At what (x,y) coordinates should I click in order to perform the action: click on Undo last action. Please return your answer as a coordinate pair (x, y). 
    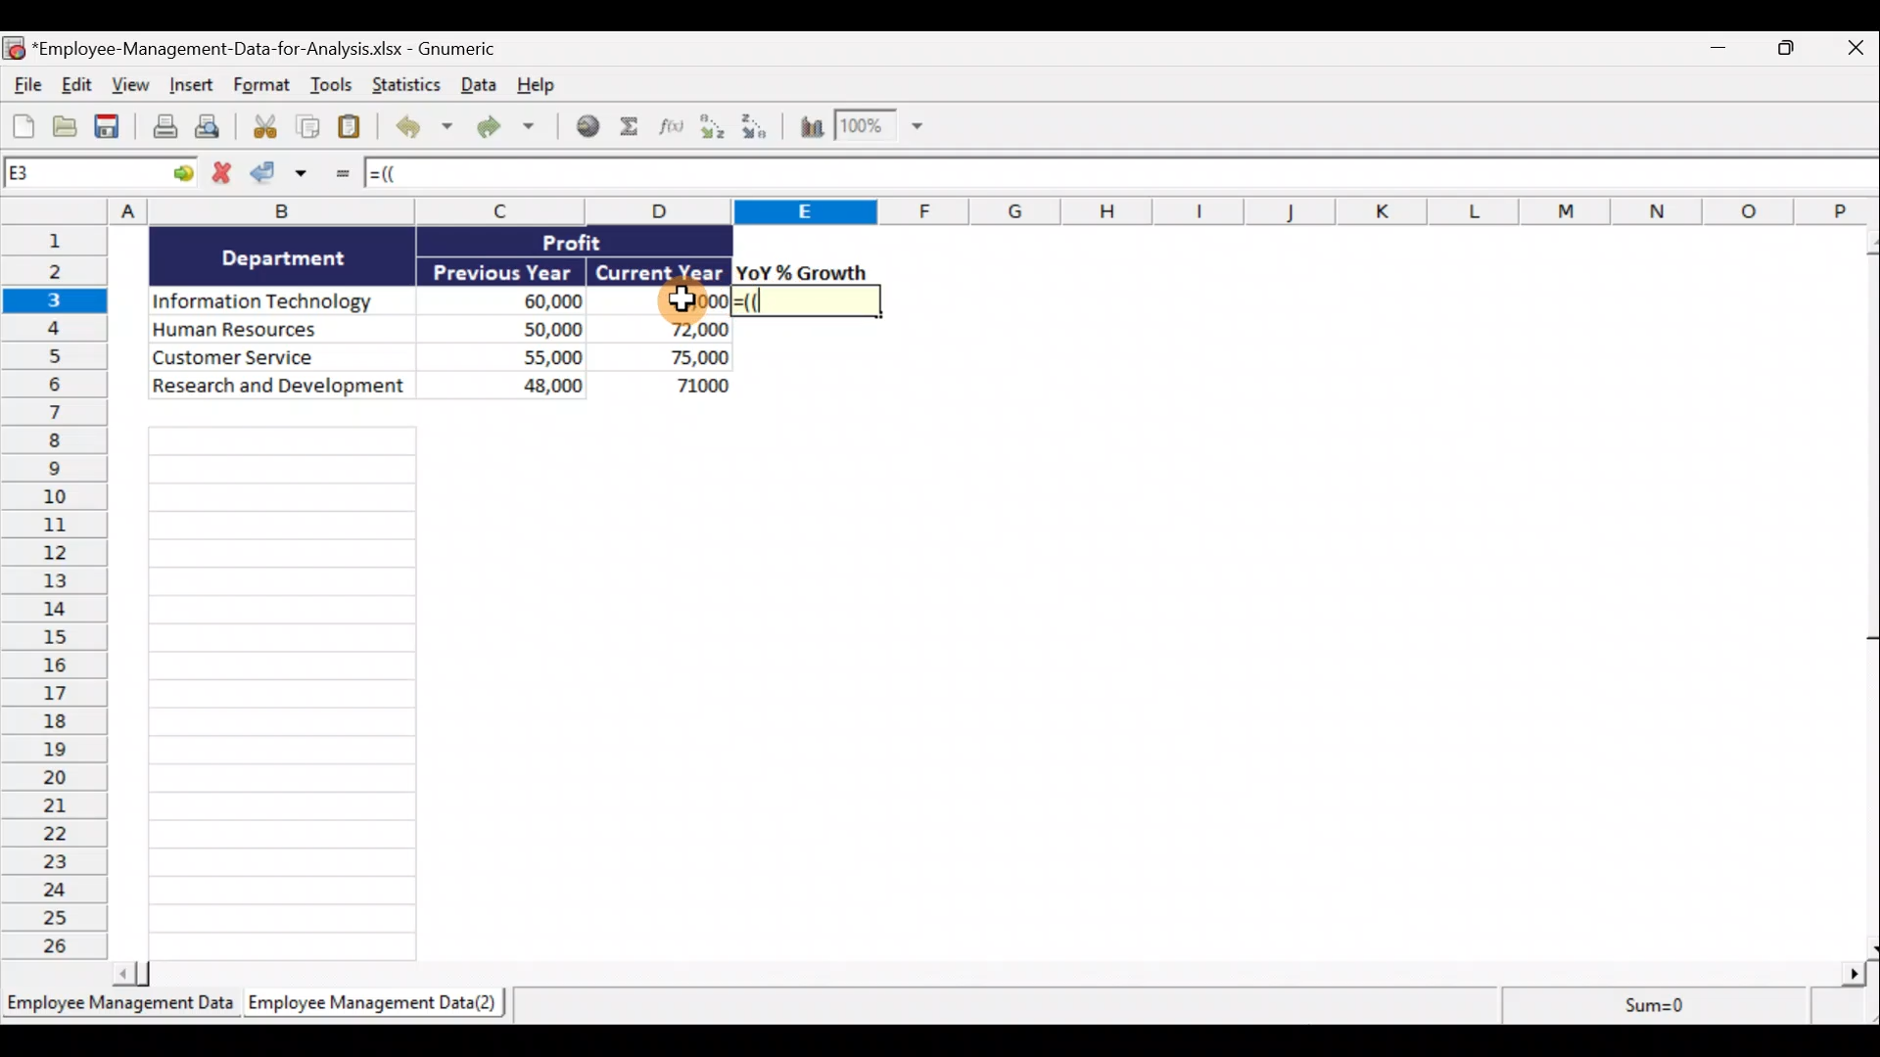
    Looking at the image, I should click on (420, 128).